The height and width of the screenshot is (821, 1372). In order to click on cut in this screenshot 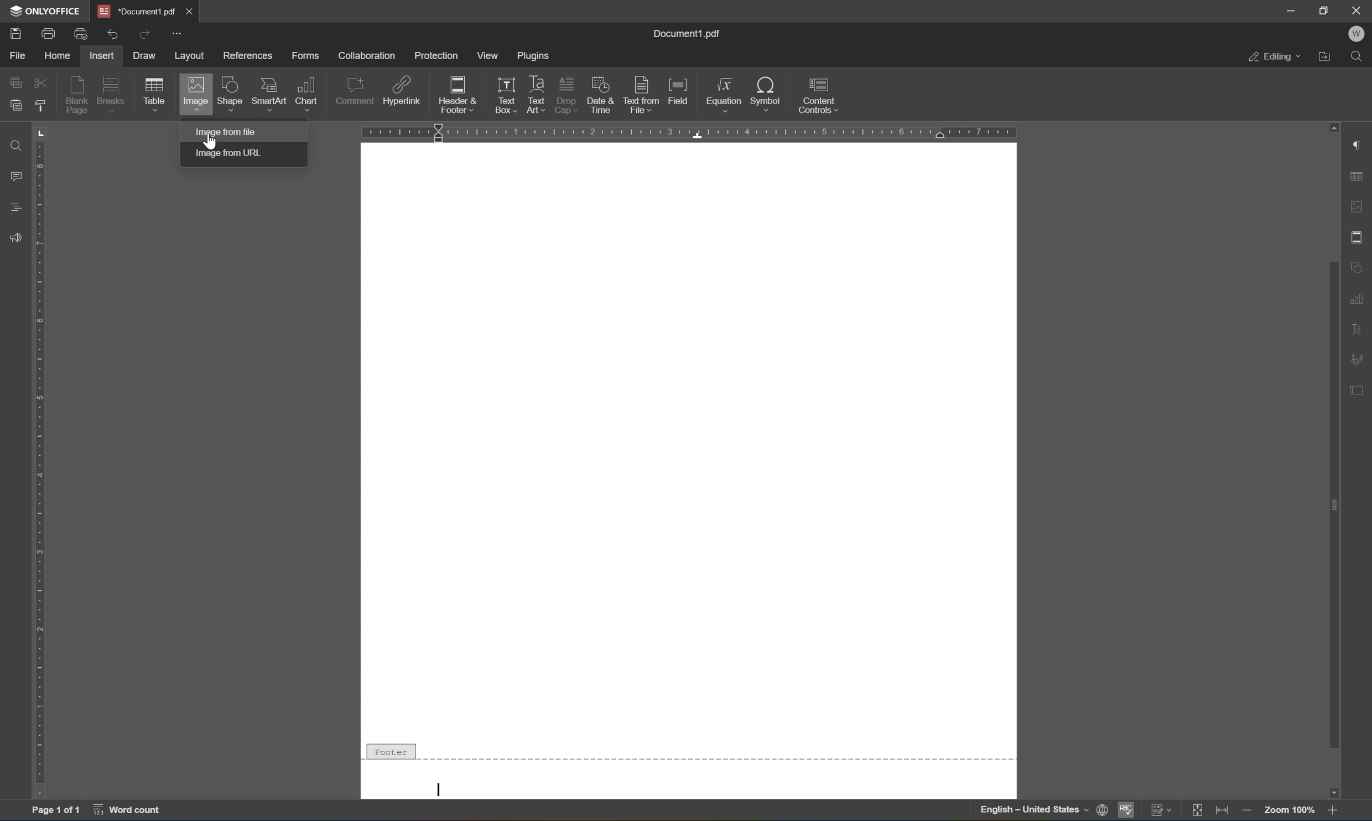, I will do `click(39, 81)`.